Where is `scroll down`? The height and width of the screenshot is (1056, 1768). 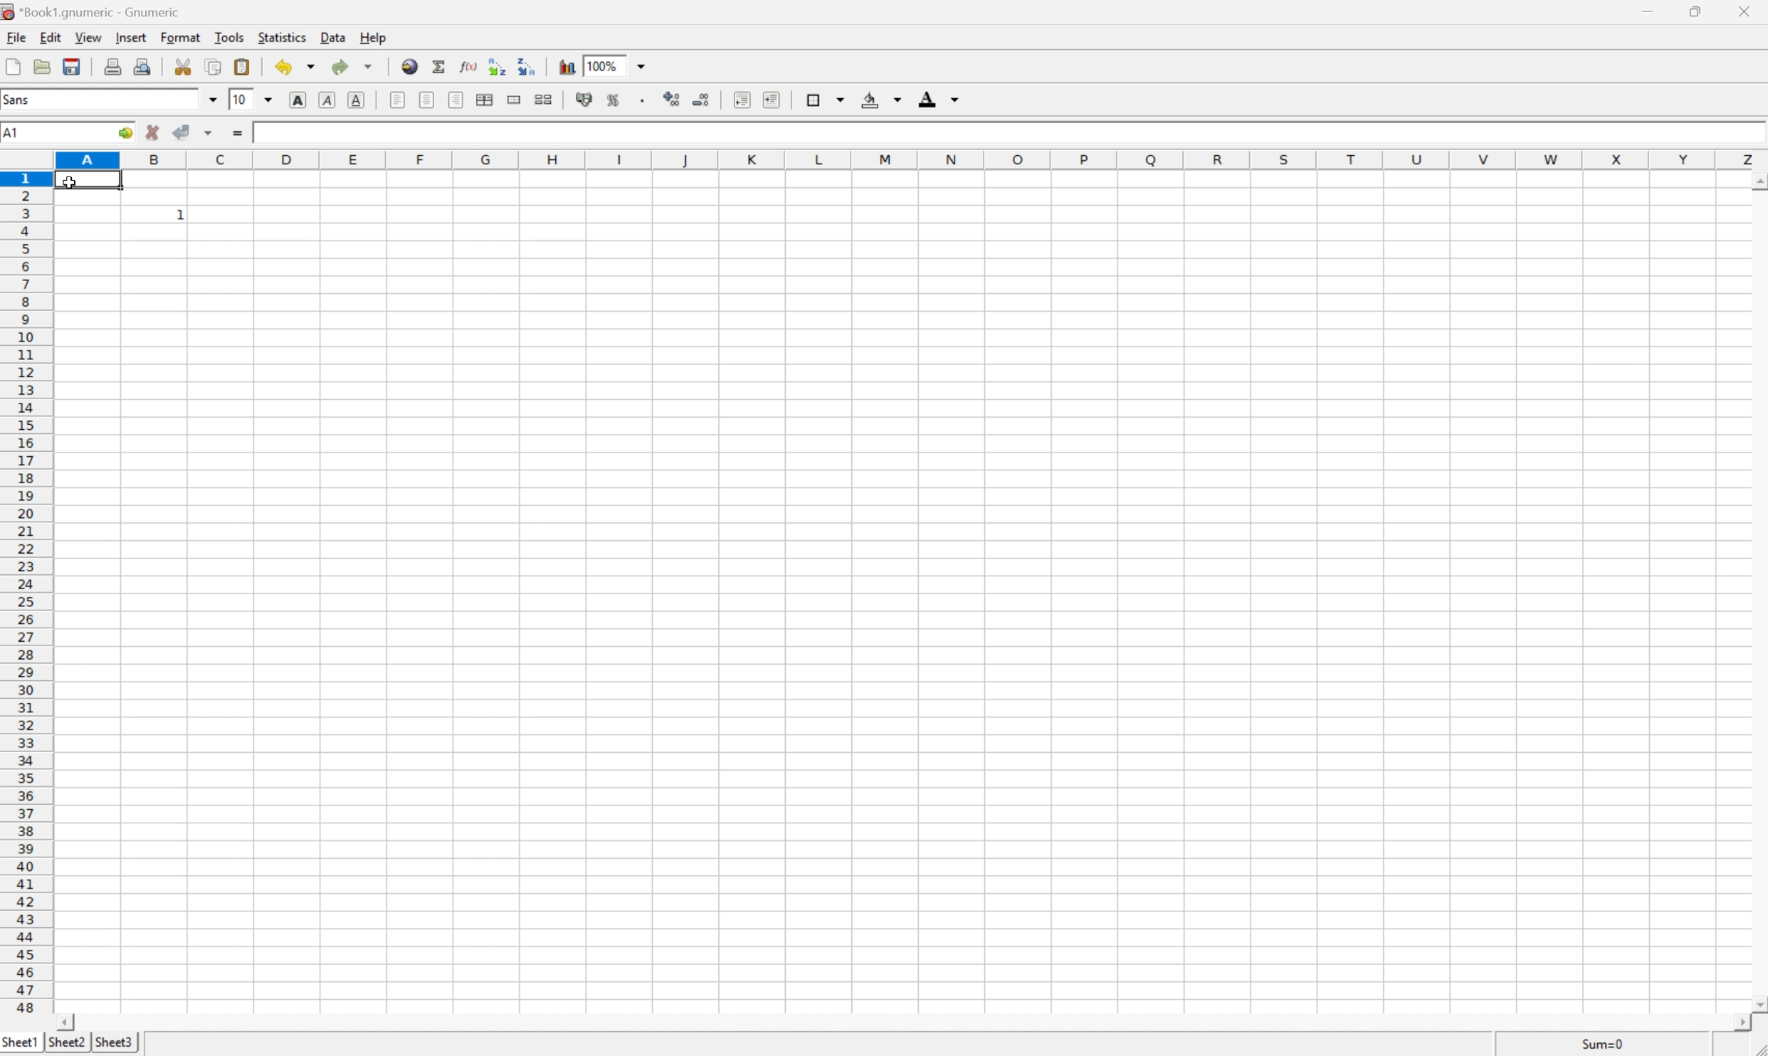
scroll down is located at coordinates (1757, 1005).